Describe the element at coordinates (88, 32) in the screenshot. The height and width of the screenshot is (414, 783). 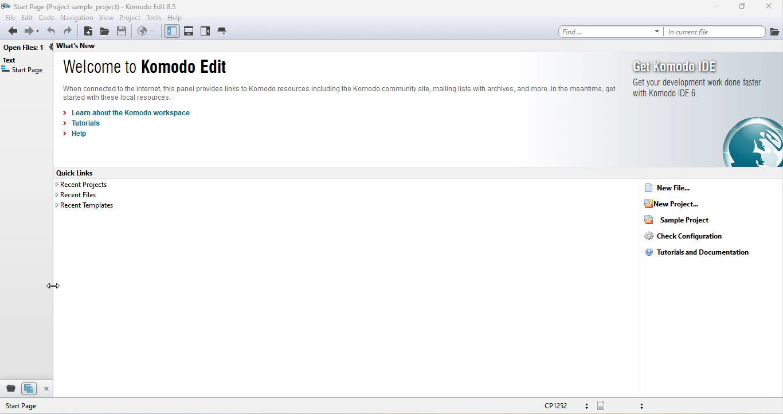
I see `new` at that location.